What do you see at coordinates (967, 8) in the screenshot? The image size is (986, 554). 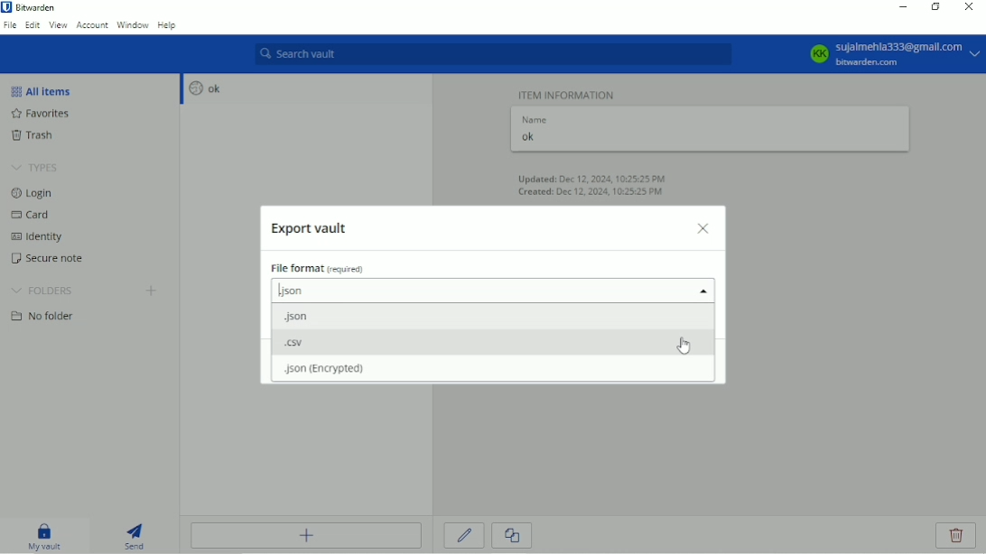 I see `Close` at bounding box center [967, 8].